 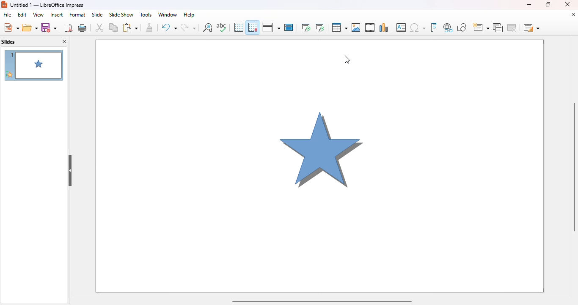 I want to click on new slide, so click(x=481, y=28).